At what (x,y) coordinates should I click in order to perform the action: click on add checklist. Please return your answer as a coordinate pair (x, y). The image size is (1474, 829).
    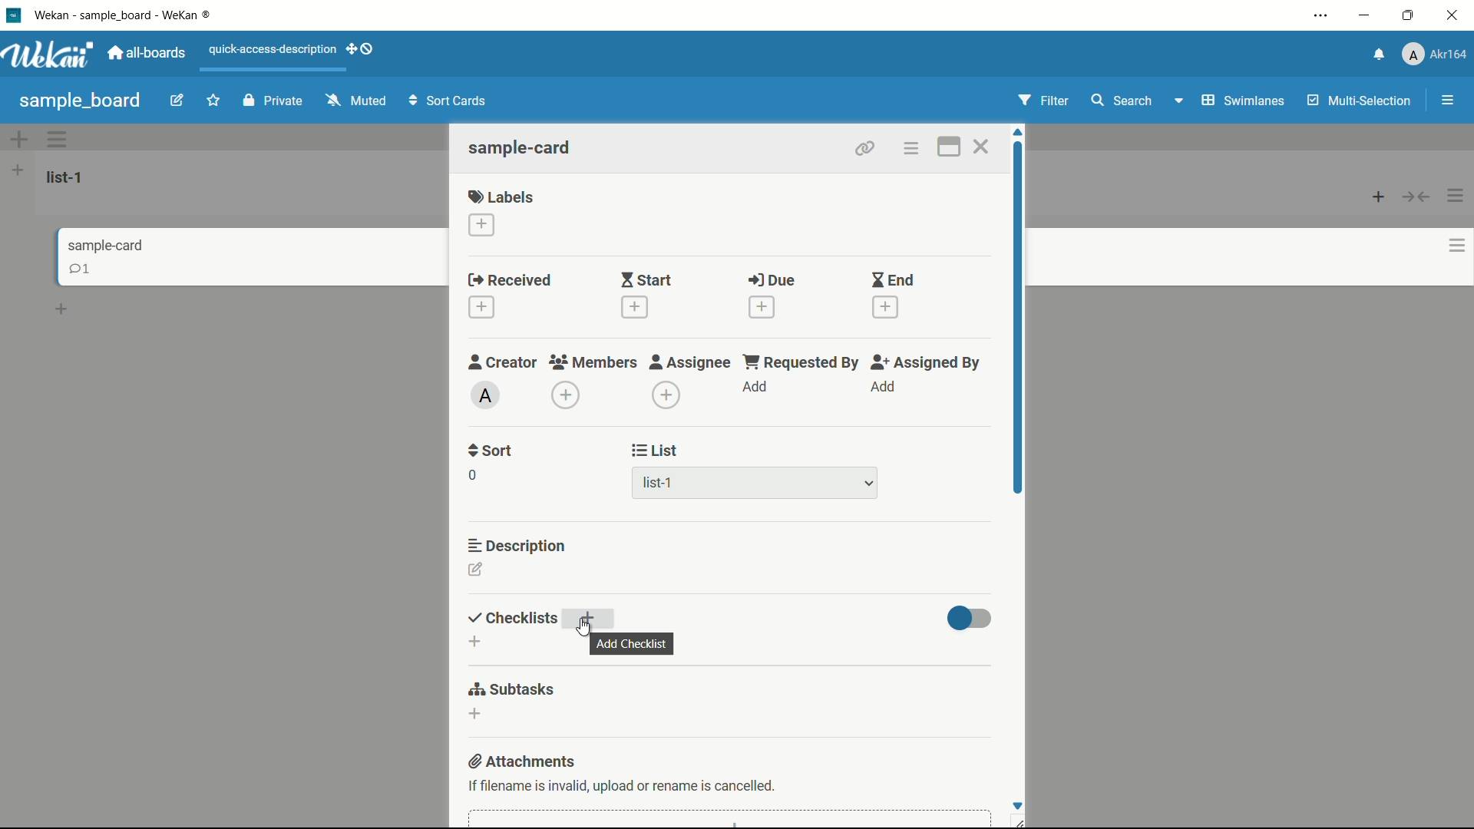
    Looking at the image, I should click on (633, 644).